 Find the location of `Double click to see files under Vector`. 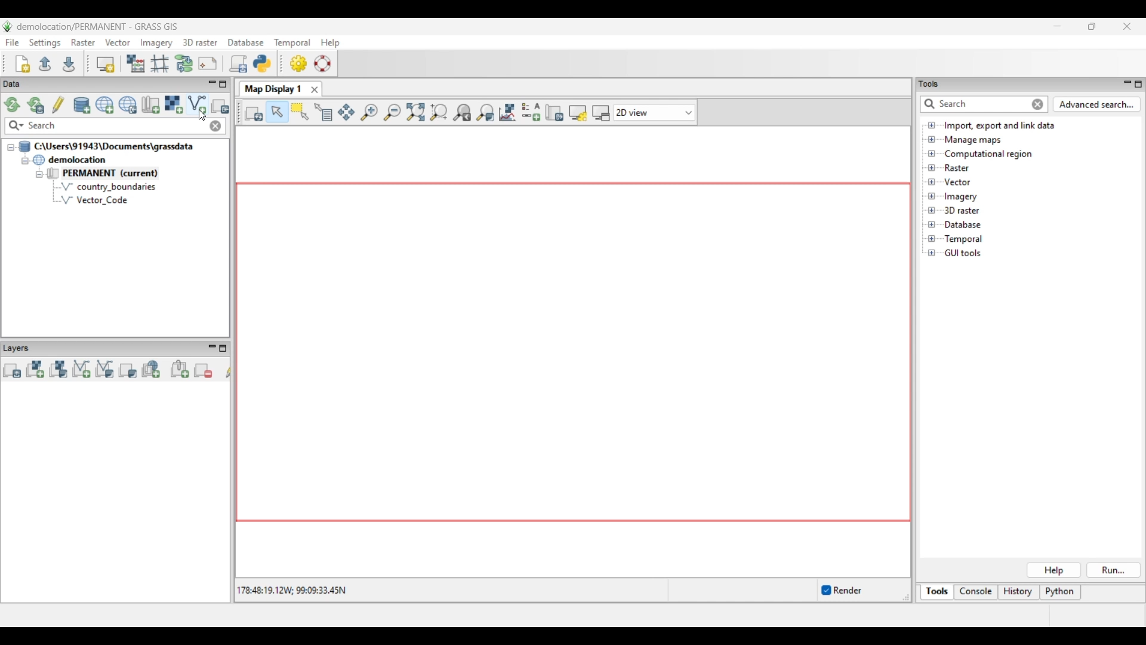

Double click to see files under Vector is located at coordinates (957, 182).